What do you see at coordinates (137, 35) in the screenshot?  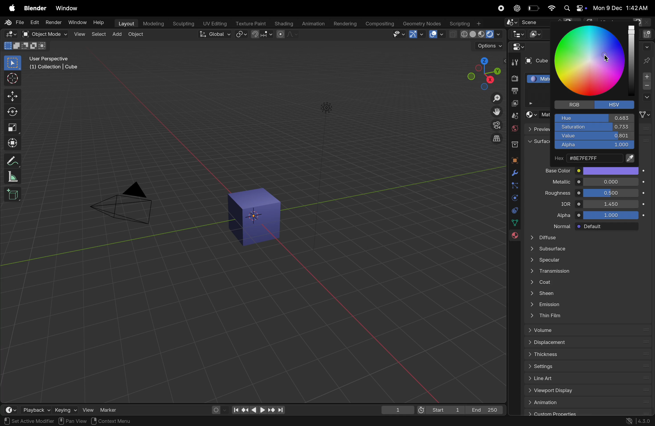 I see `object mode` at bounding box center [137, 35].